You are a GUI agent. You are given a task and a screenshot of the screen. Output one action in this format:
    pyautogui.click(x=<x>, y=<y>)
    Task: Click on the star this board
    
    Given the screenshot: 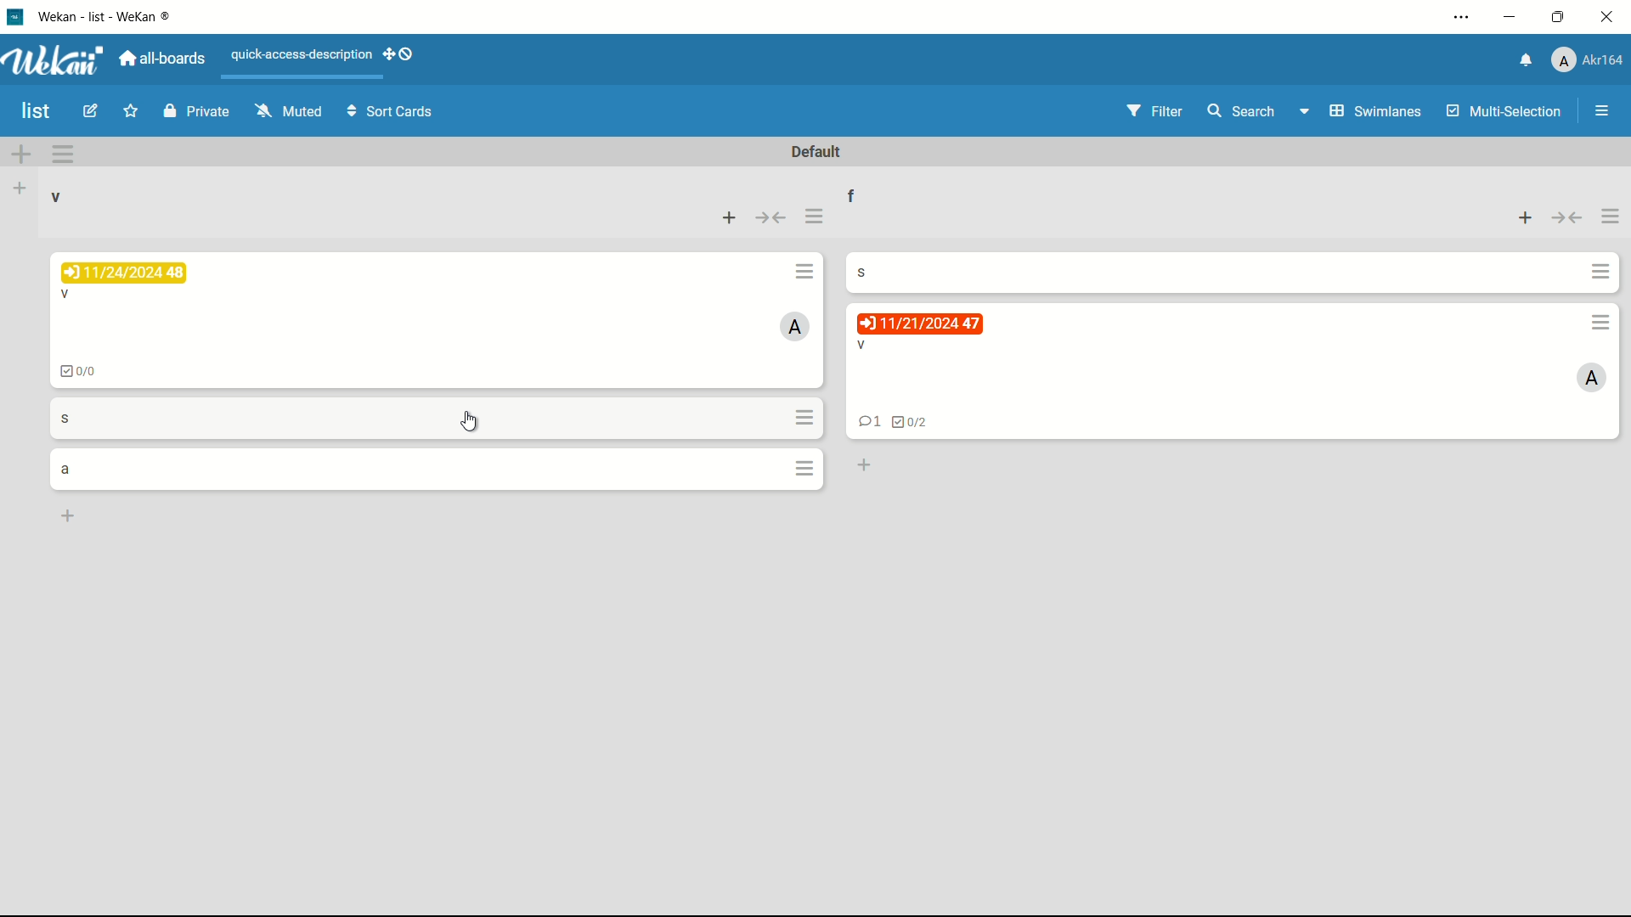 What is the action you would take?
    pyautogui.click(x=130, y=113)
    